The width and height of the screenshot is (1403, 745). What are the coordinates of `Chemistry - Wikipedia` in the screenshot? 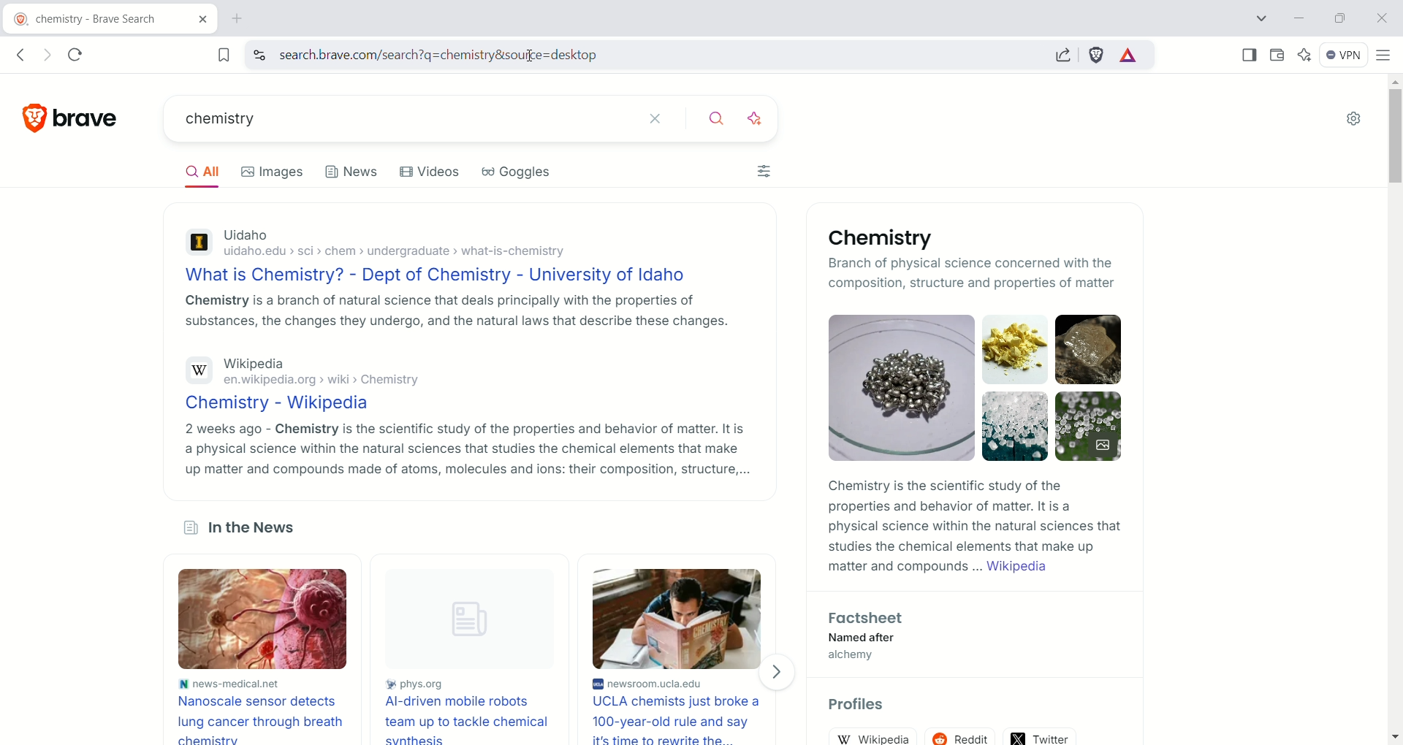 It's located at (283, 403).